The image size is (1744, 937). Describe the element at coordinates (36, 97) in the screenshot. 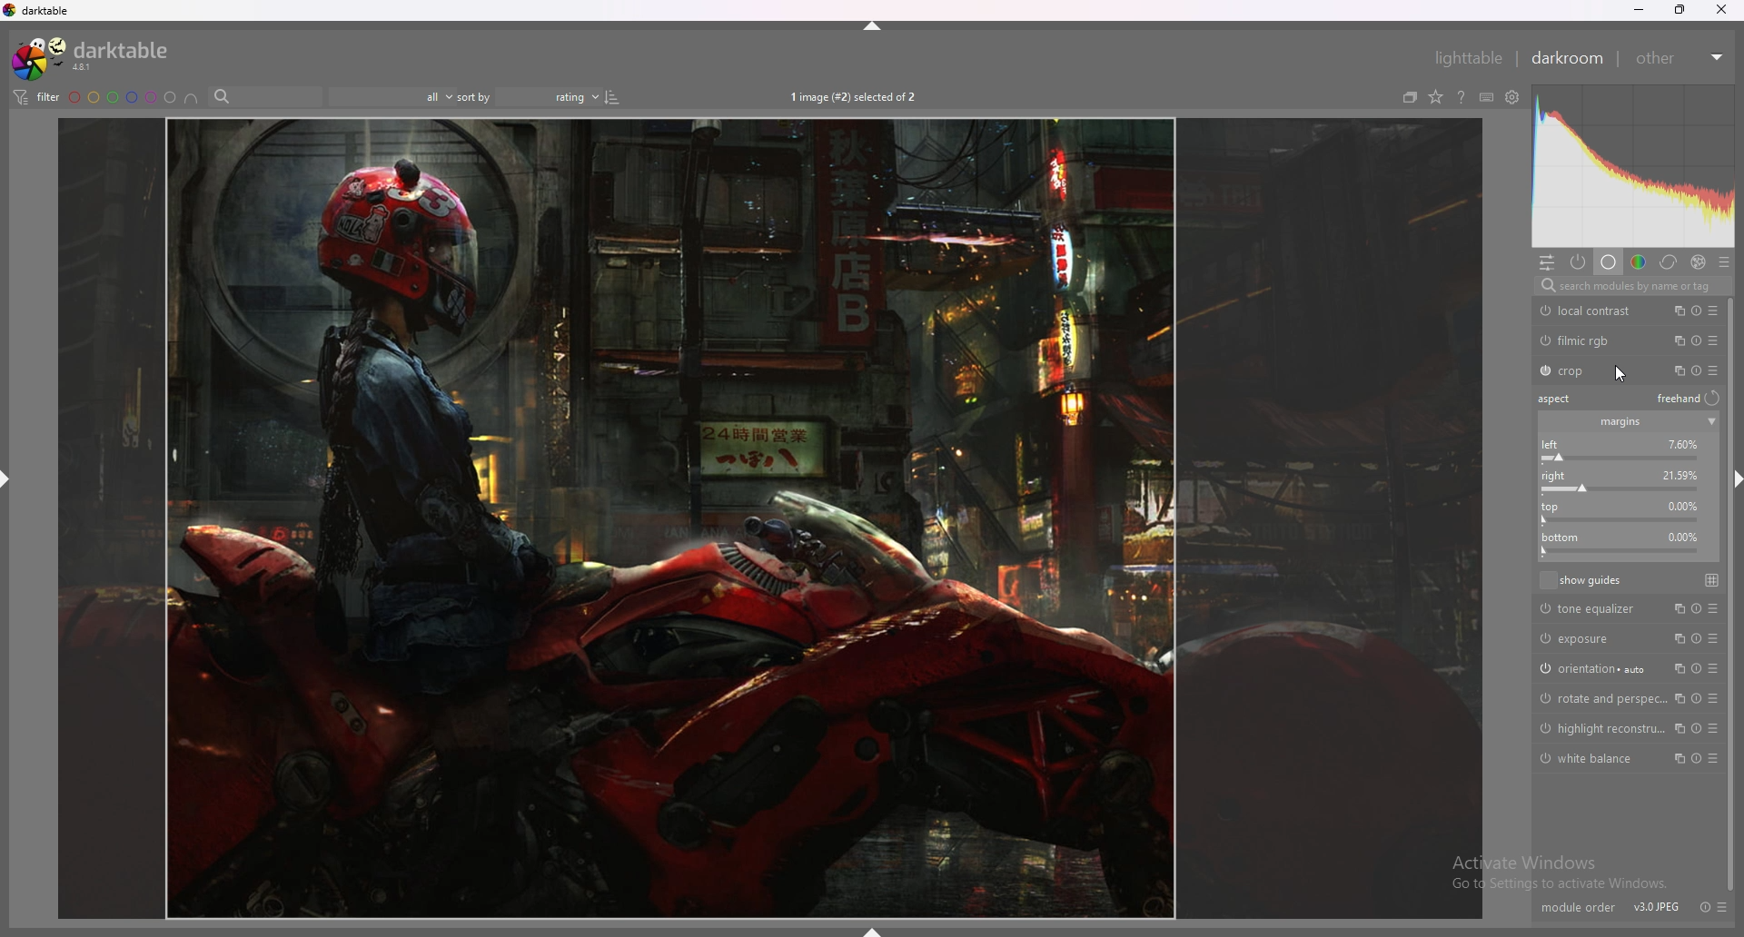

I see `filter` at that location.